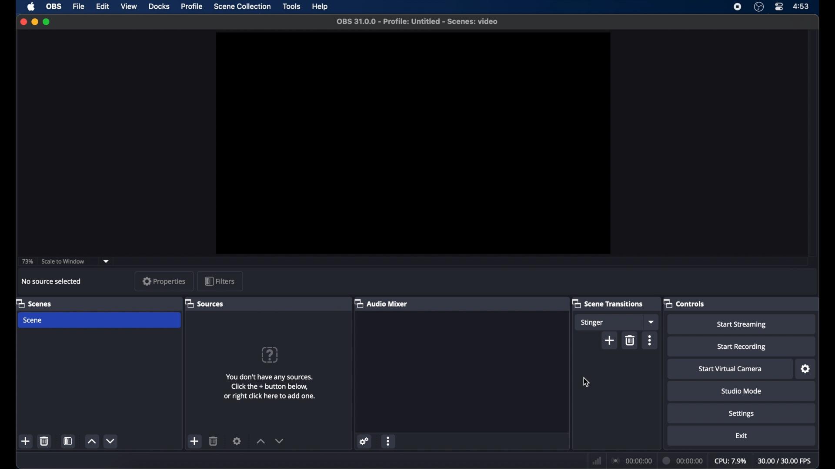 Image resolution: width=835 pixels, height=469 pixels. Describe the element at coordinates (652, 322) in the screenshot. I see `dropdown` at that location.